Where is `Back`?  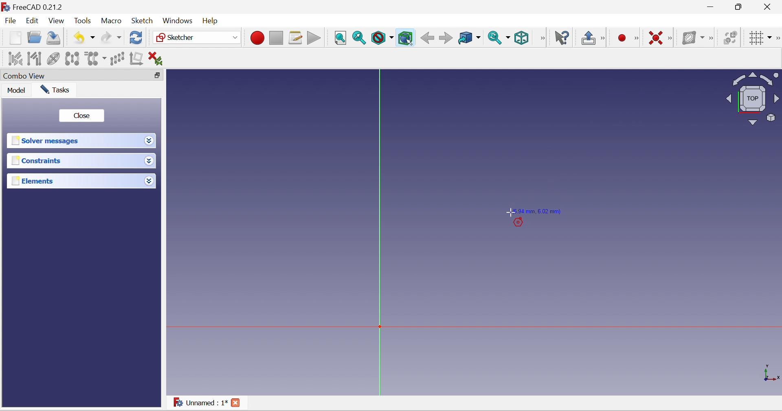
Back is located at coordinates (428, 38).